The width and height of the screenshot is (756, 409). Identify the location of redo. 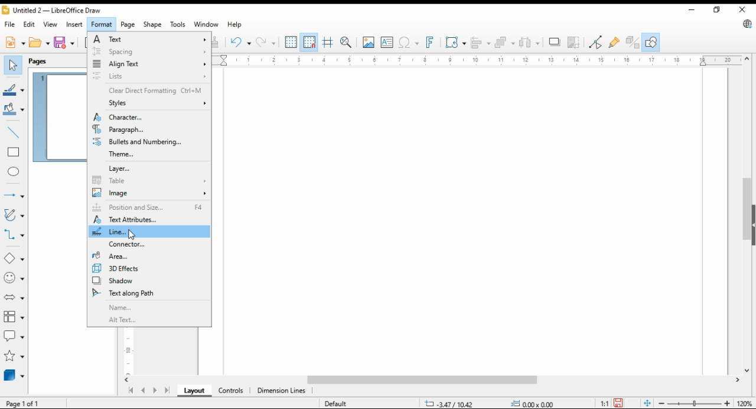
(265, 42).